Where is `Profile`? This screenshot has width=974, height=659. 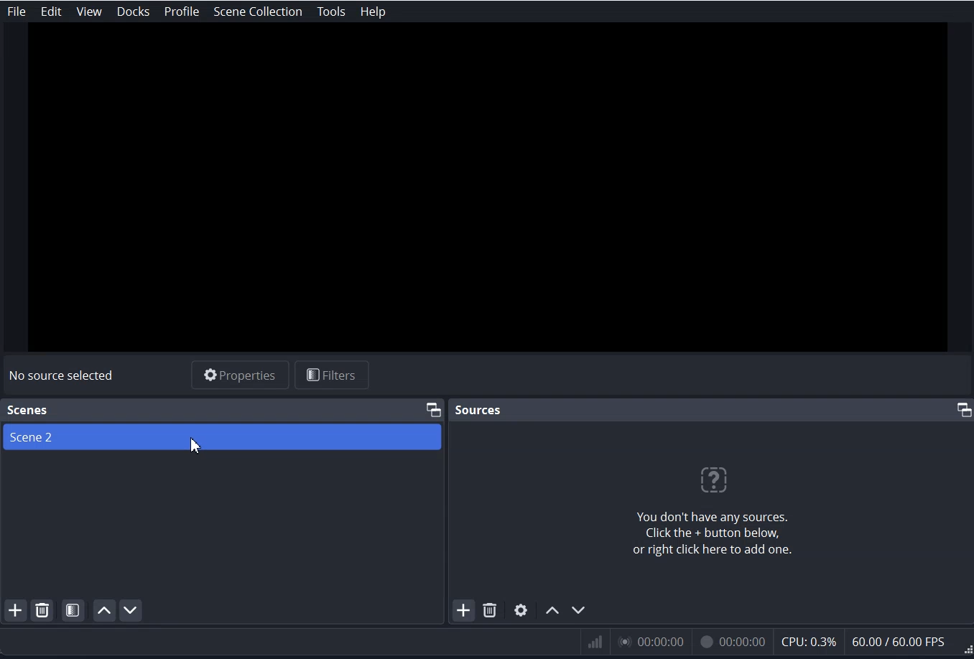 Profile is located at coordinates (182, 12).